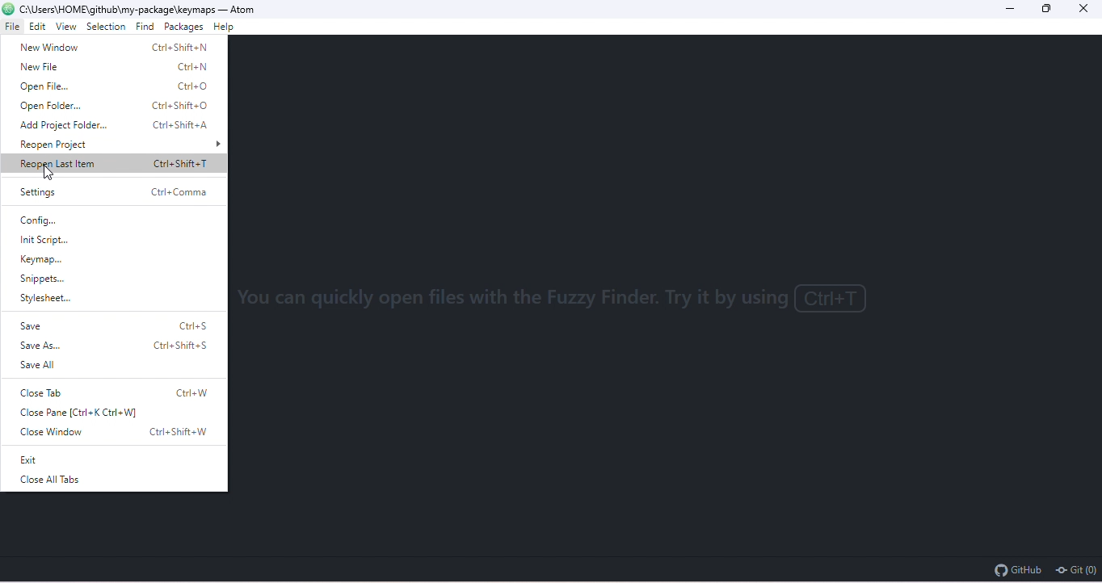  Describe the element at coordinates (7, 10) in the screenshot. I see `atom logo` at that location.